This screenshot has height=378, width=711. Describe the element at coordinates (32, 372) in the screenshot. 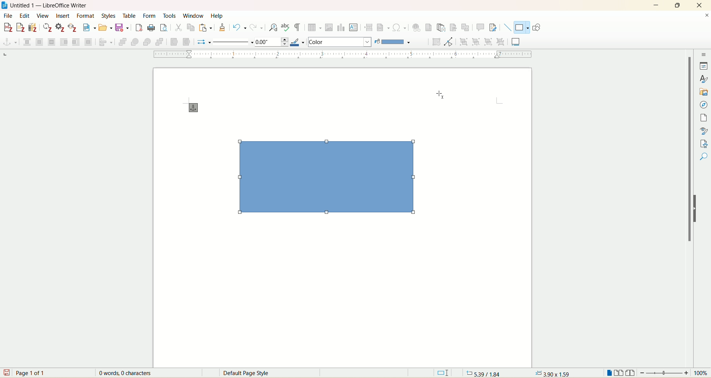

I see `page 1 of 1` at that location.